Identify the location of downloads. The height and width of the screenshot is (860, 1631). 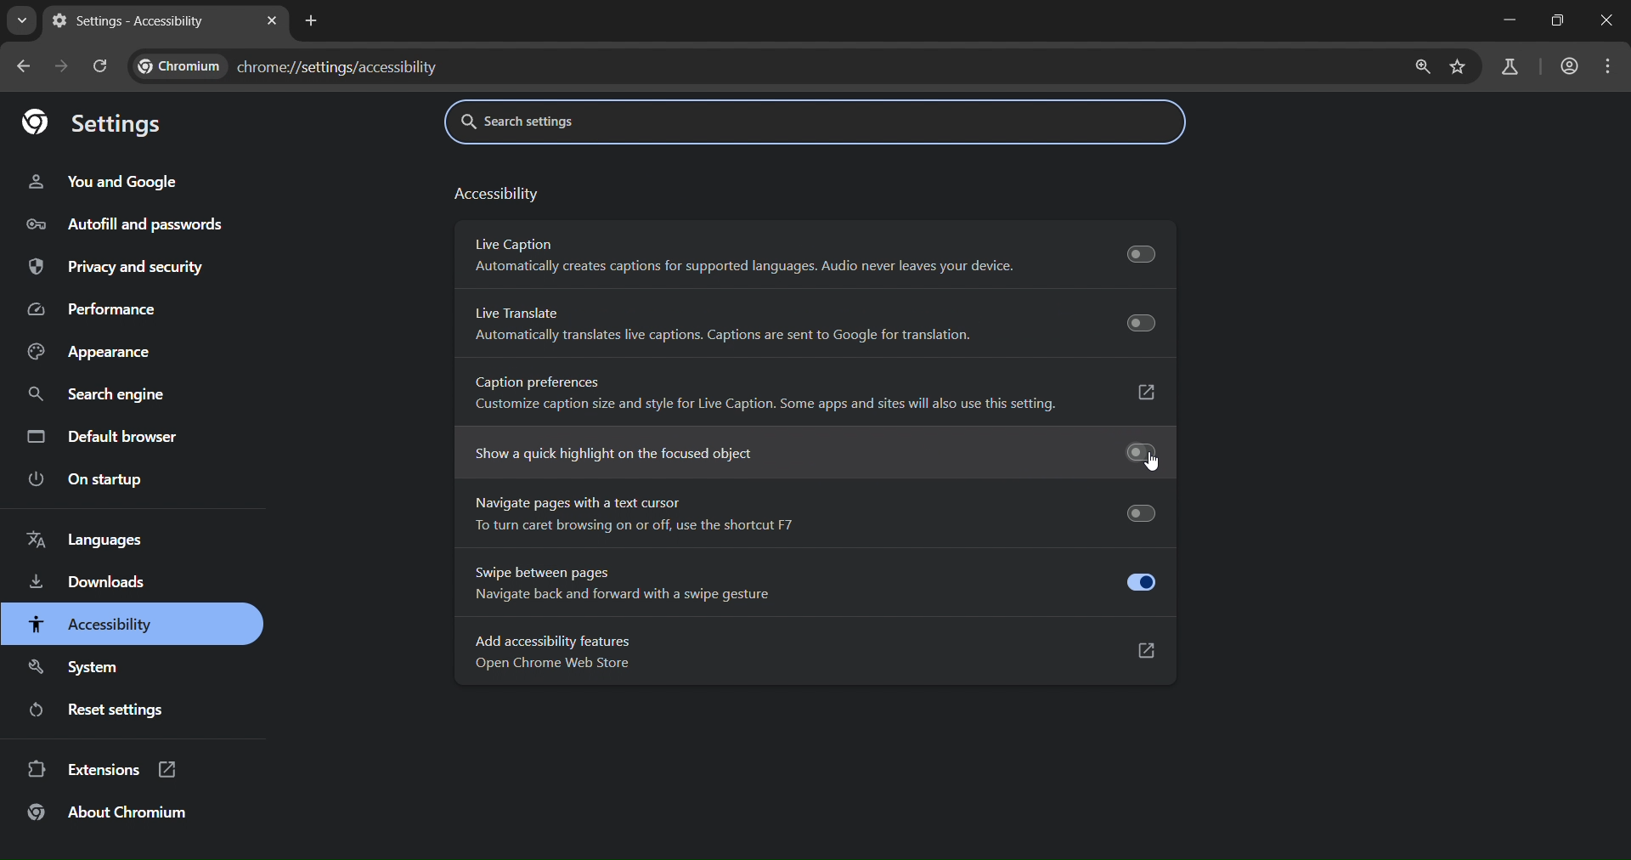
(90, 583).